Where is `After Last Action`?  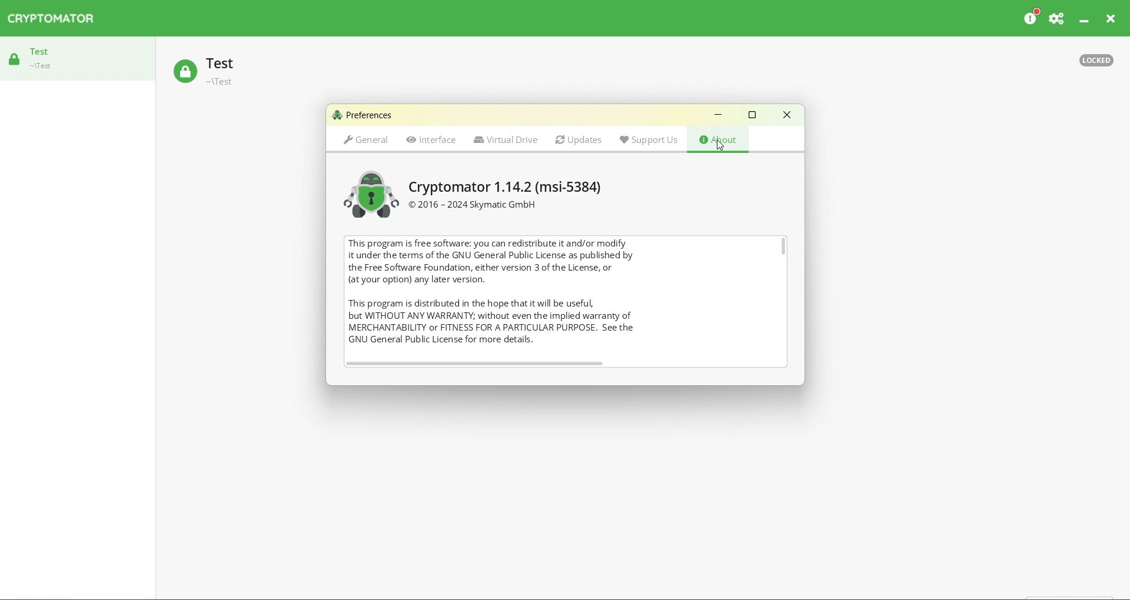
After Last Action is located at coordinates (566, 302).